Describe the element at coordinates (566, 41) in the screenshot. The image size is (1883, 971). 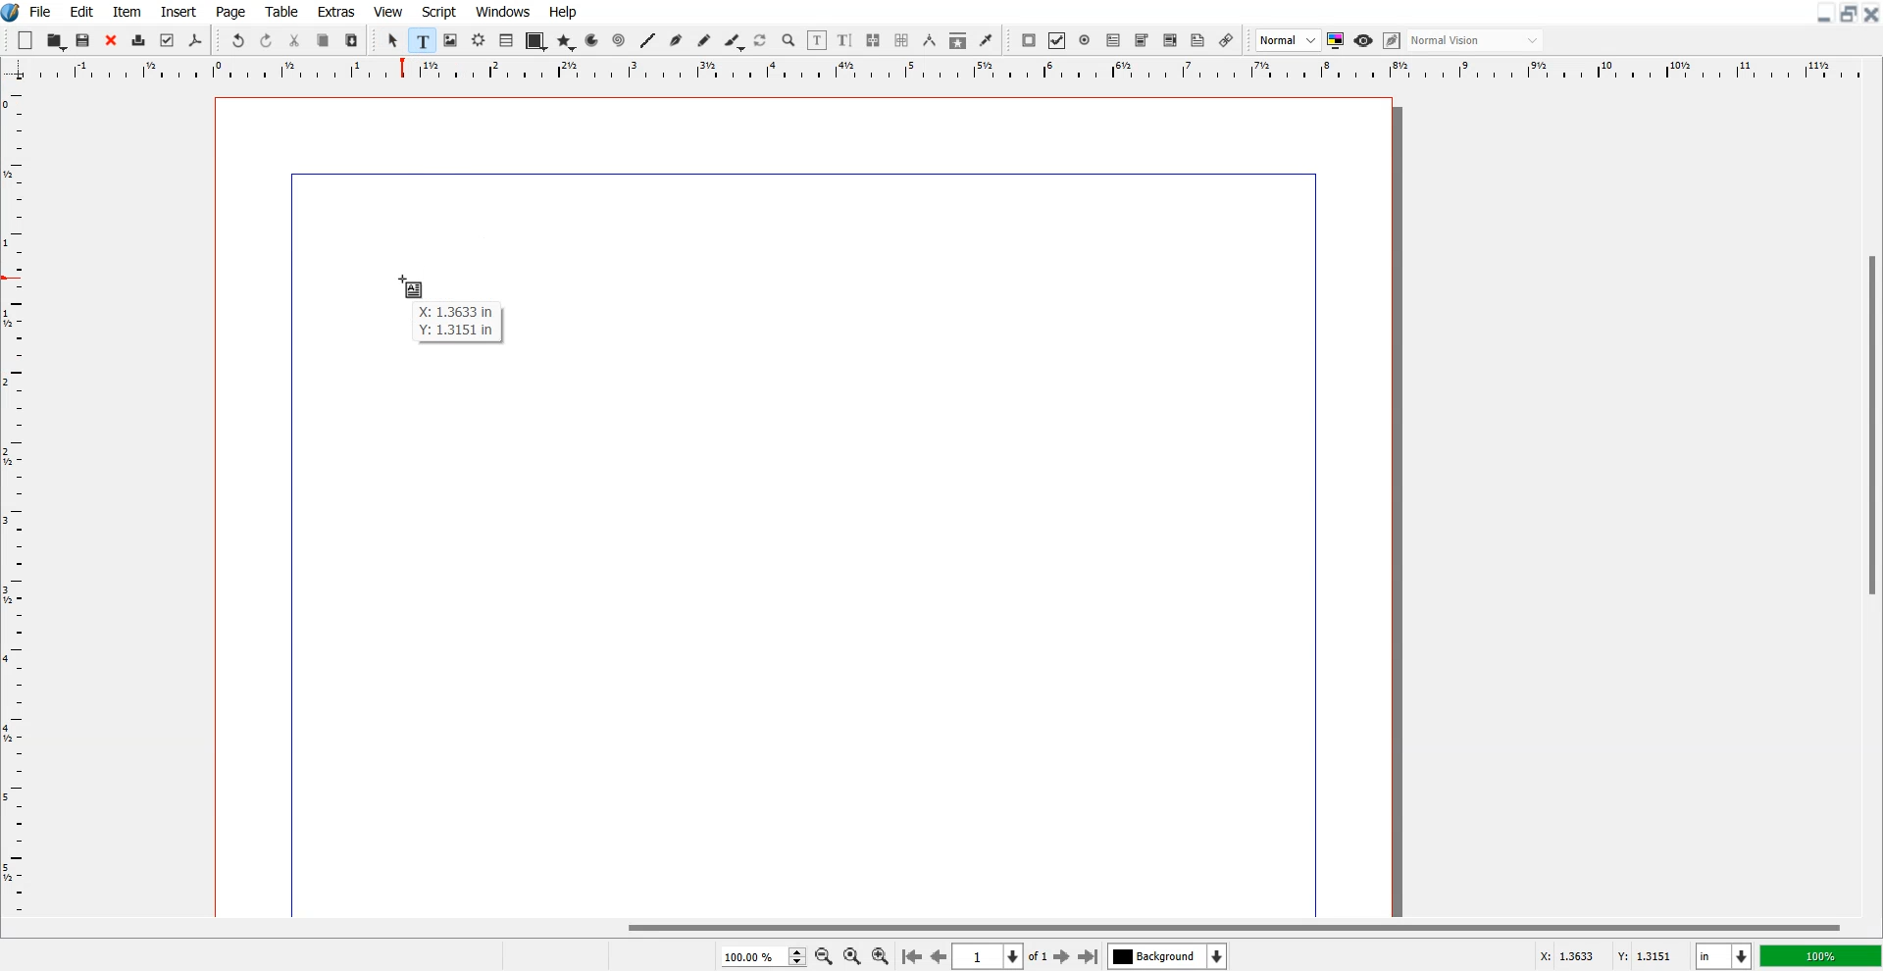
I see `Polygon` at that location.